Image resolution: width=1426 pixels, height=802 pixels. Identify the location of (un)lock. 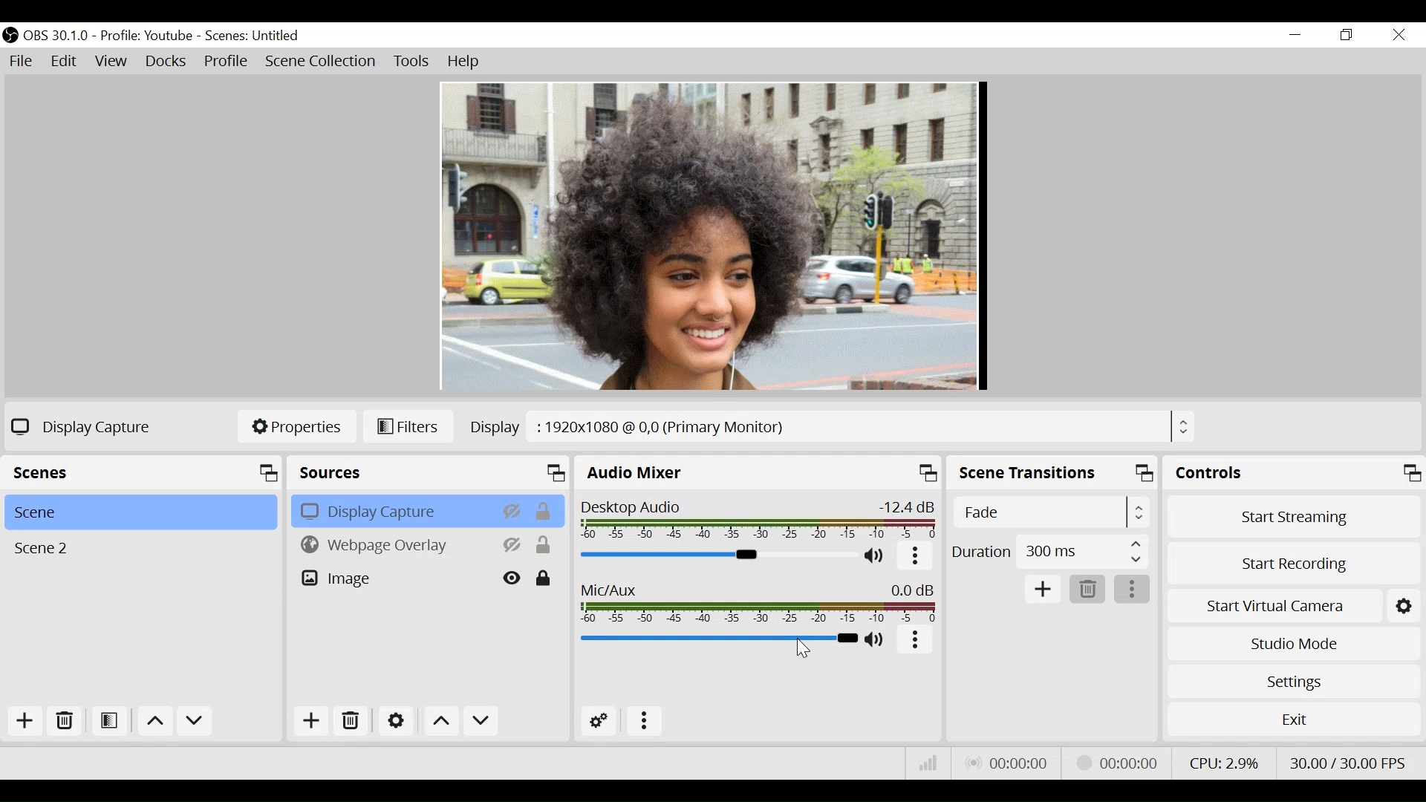
(544, 578).